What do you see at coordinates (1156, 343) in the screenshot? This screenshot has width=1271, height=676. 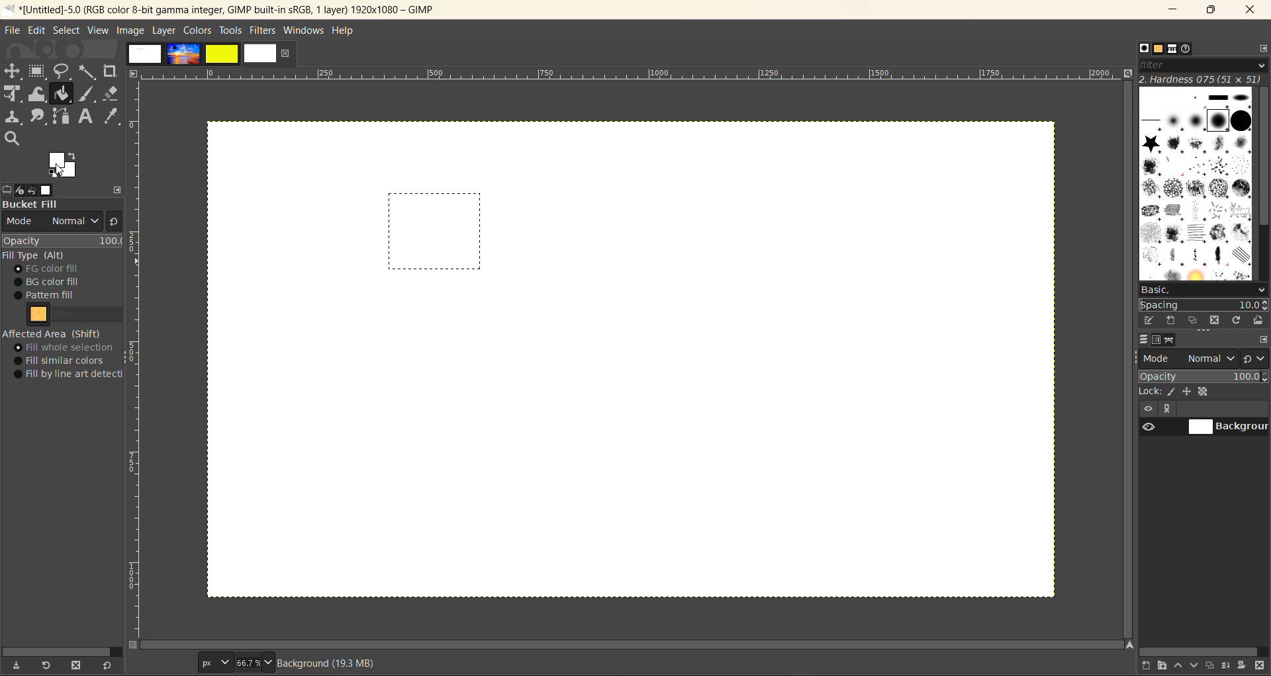 I see `channels` at bounding box center [1156, 343].